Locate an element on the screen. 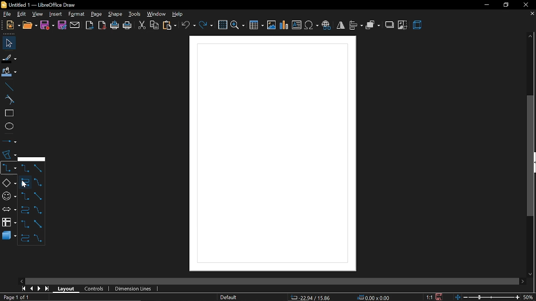 This screenshot has width=536, height=301. line connector with arrow is located at coordinates (24, 197).